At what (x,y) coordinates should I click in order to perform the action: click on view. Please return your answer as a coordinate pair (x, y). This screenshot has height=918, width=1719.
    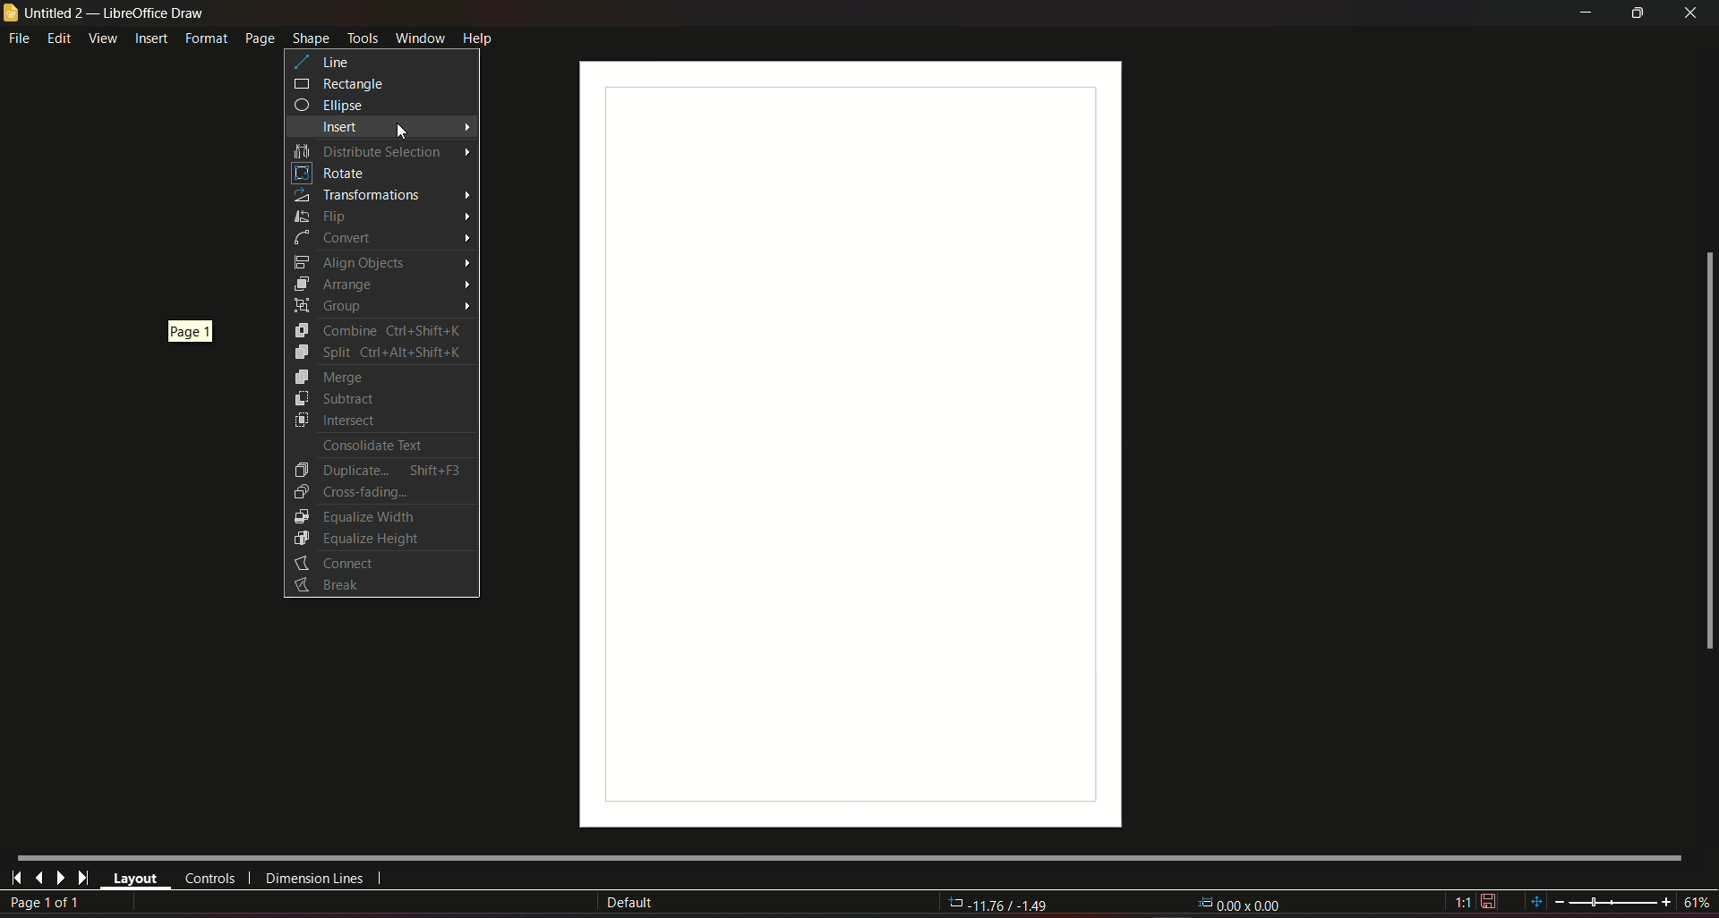
    Looking at the image, I should click on (102, 38).